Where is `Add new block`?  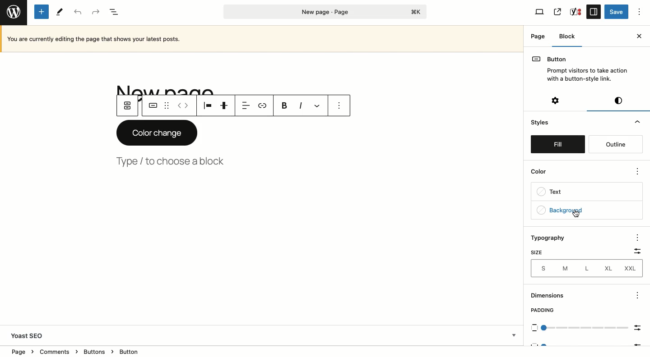 Add new block is located at coordinates (43, 12).